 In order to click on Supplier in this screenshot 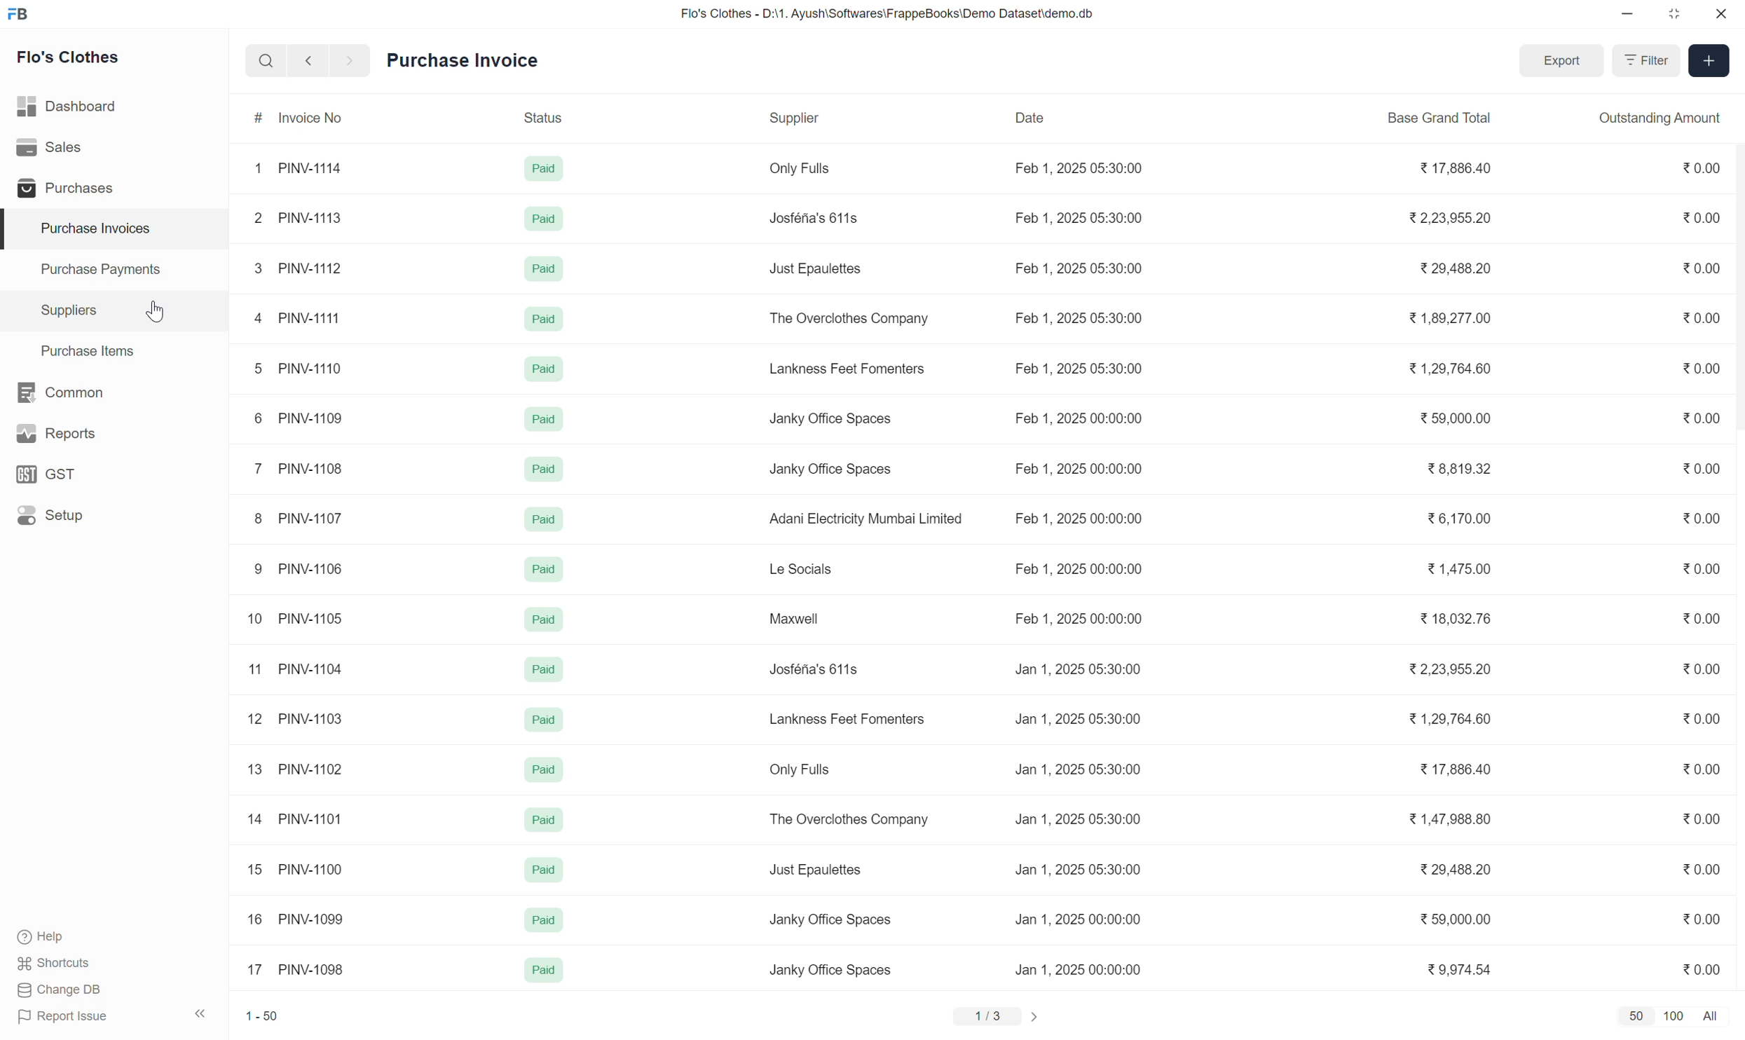, I will do `click(875, 118)`.